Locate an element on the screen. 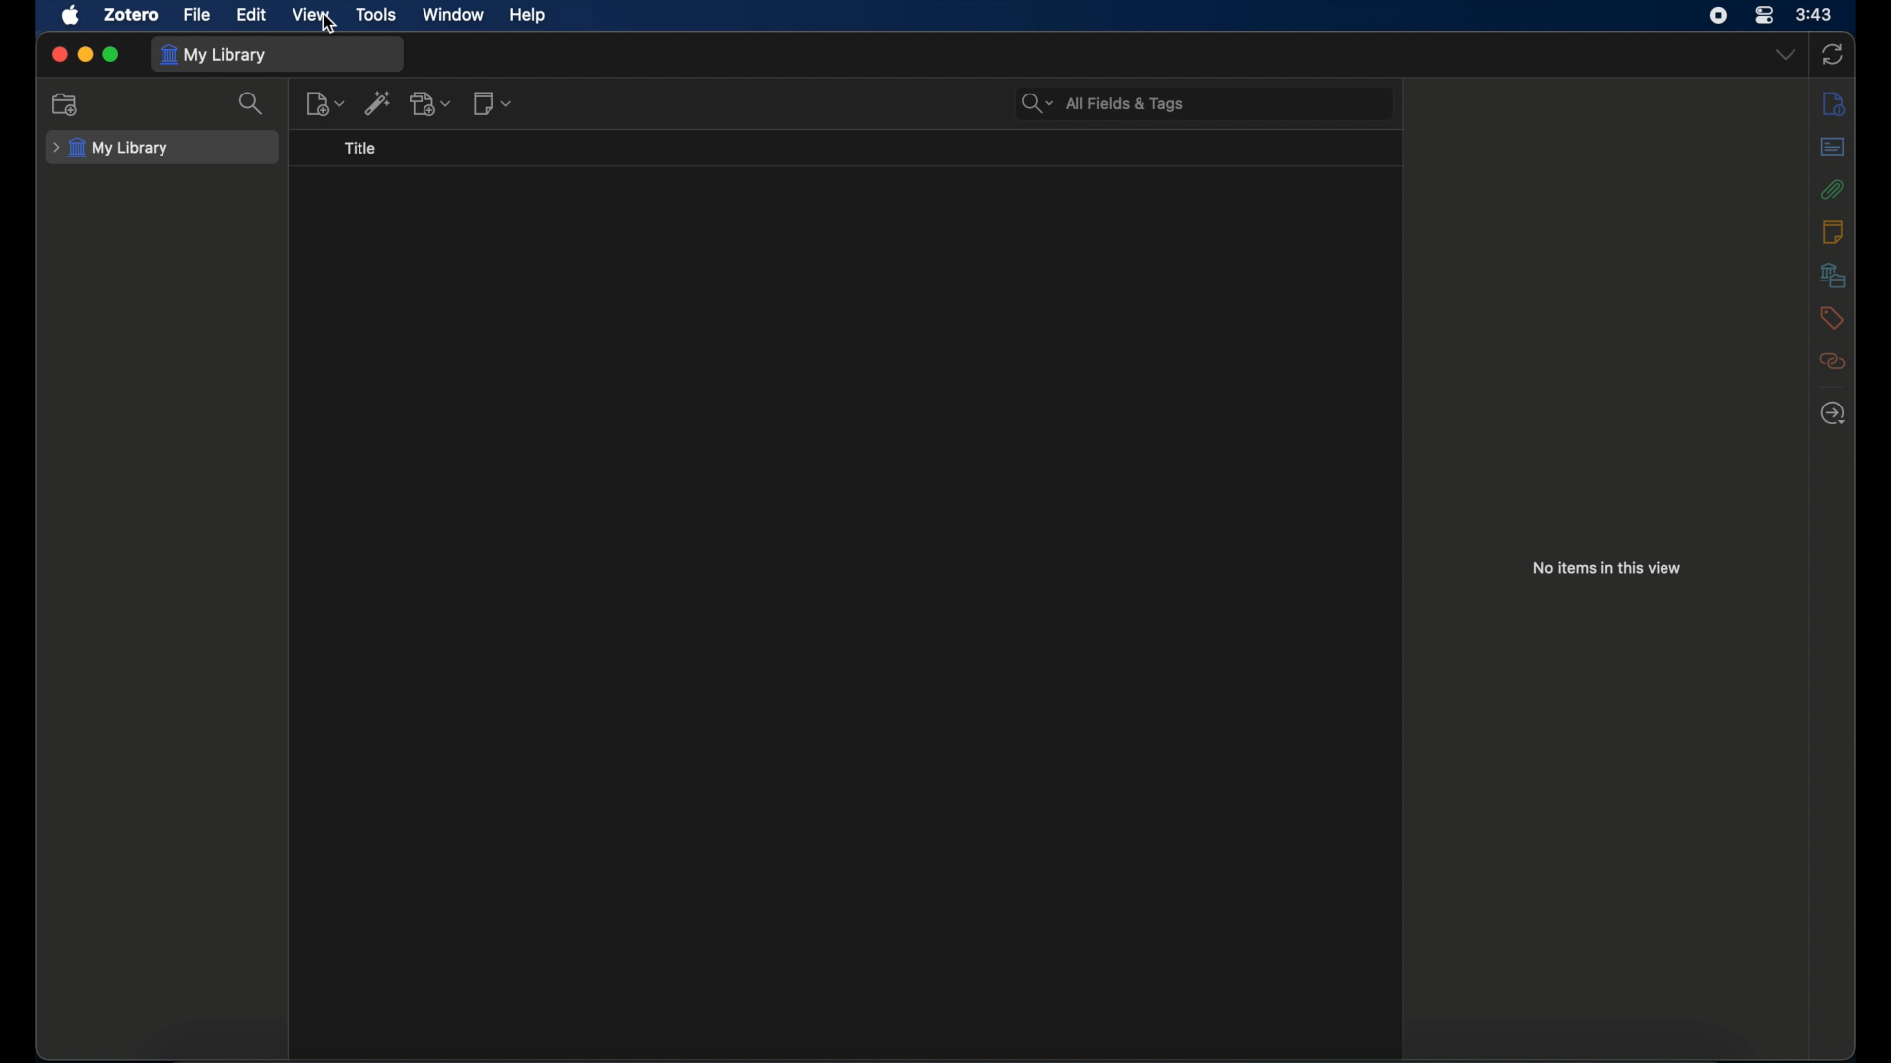 This screenshot has height=1063, width=1891. edit is located at coordinates (250, 14).